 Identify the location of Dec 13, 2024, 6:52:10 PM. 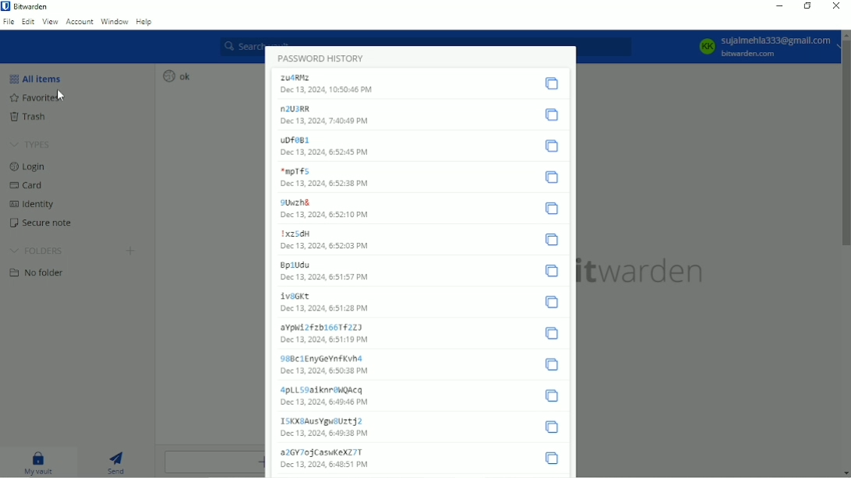
(326, 217).